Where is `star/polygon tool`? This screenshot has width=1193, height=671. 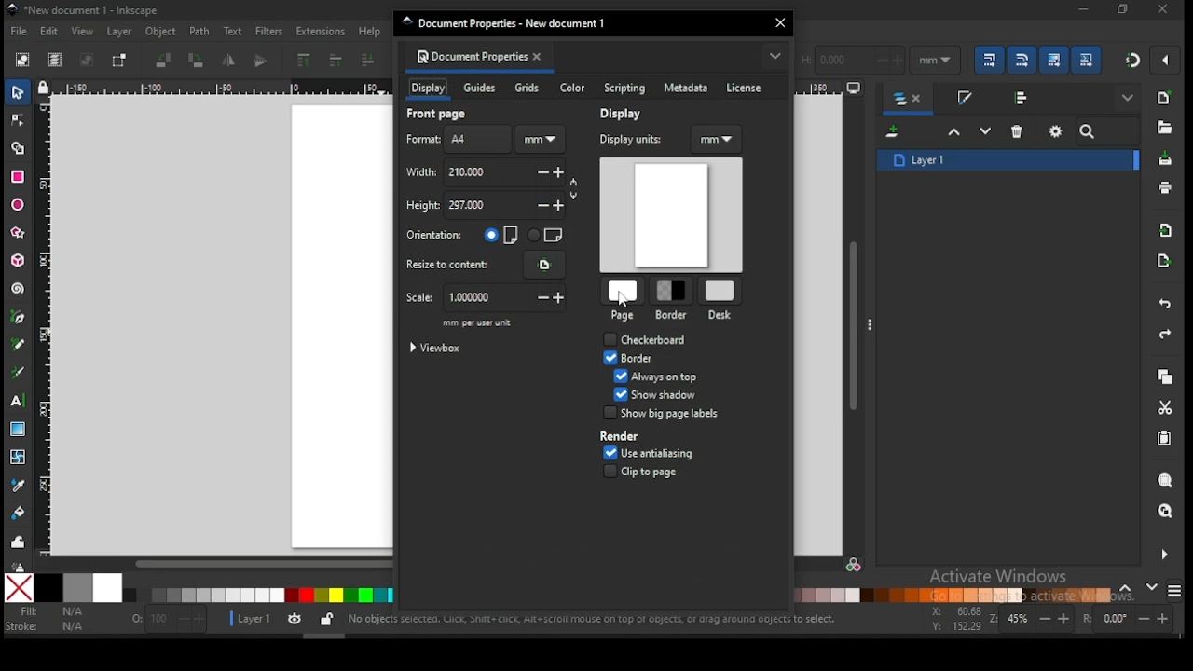 star/polygon tool is located at coordinates (19, 233).